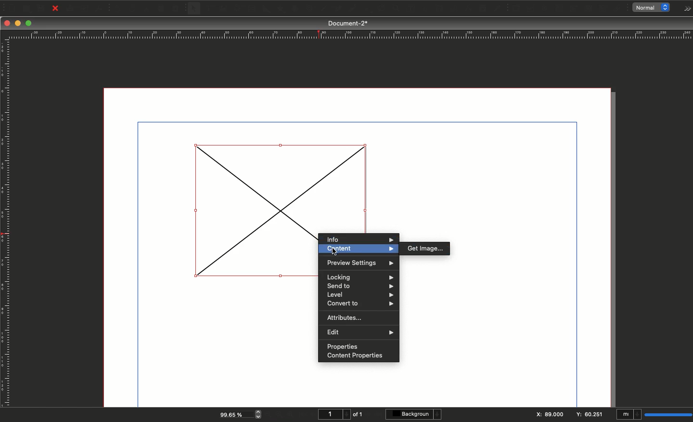 The width and height of the screenshot is (693, 422). I want to click on Document-2*, so click(349, 23).